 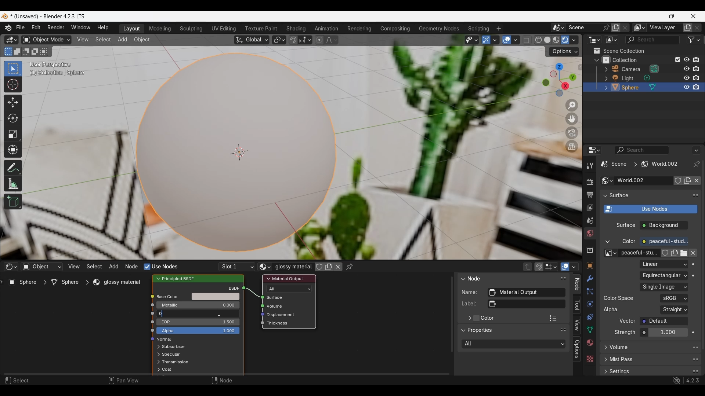 What do you see at coordinates (589, 195) in the screenshot?
I see `Output properties` at bounding box center [589, 195].